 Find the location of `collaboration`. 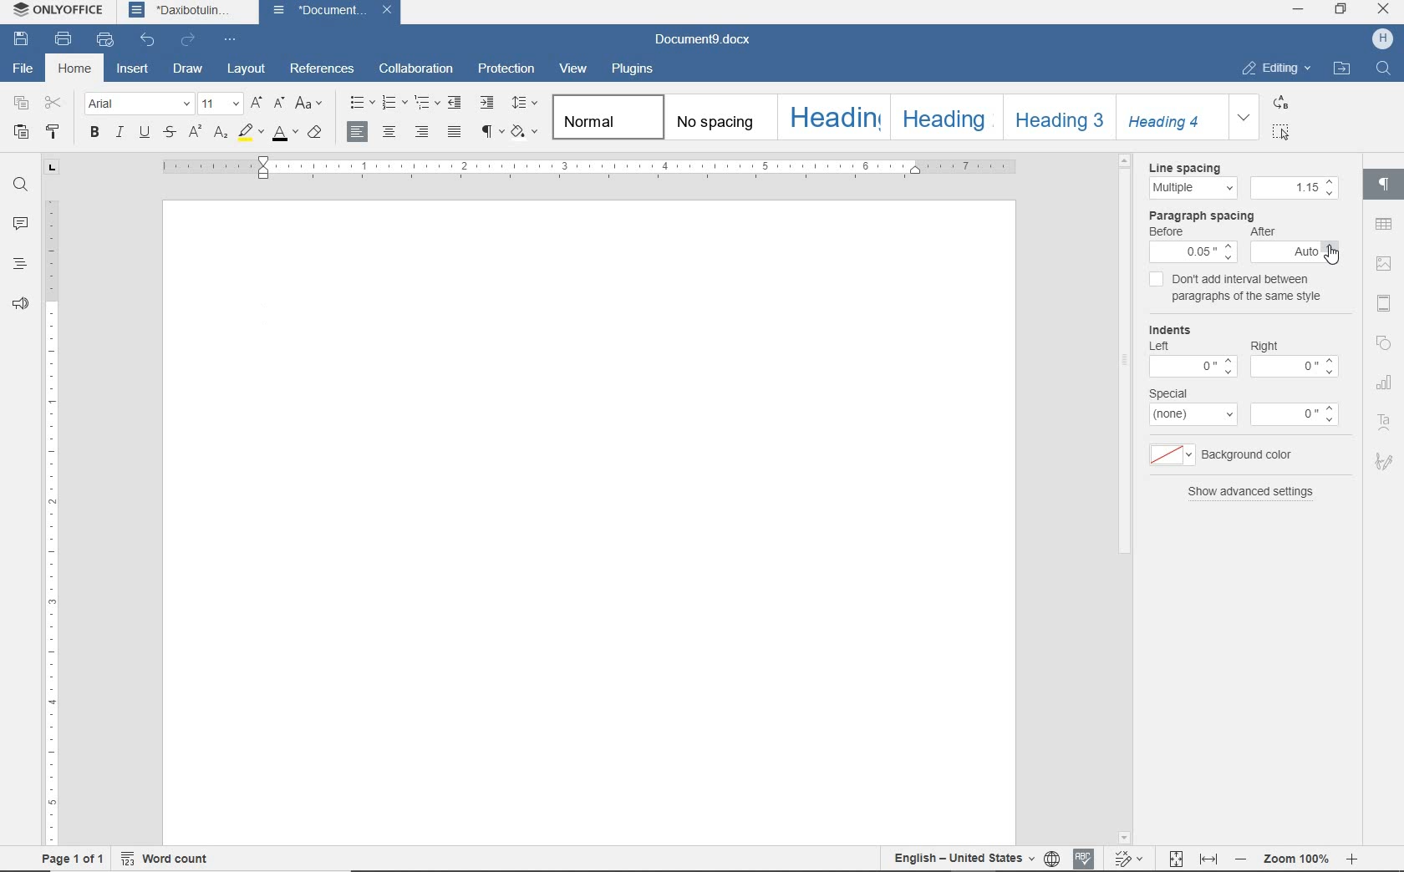

collaboration is located at coordinates (417, 70).